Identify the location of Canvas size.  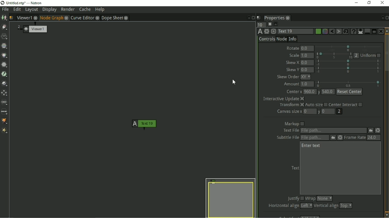
(289, 112).